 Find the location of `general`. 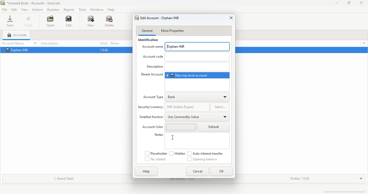

general is located at coordinates (147, 31).